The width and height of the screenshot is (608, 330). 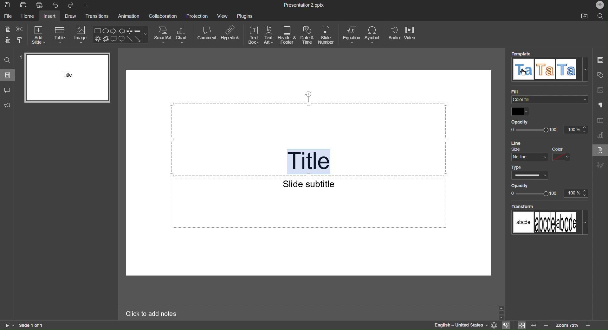 What do you see at coordinates (183, 35) in the screenshot?
I see `Chart` at bounding box center [183, 35].